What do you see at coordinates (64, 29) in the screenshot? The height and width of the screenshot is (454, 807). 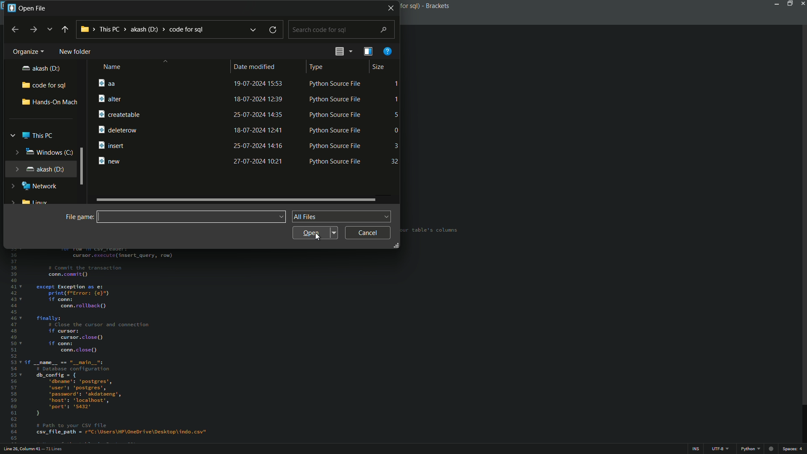 I see `back` at bounding box center [64, 29].